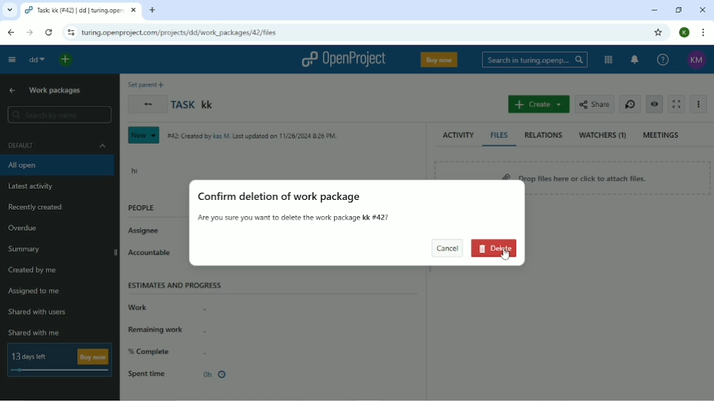  Describe the element at coordinates (459, 136) in the screenshot. I see `Activity` at that location.